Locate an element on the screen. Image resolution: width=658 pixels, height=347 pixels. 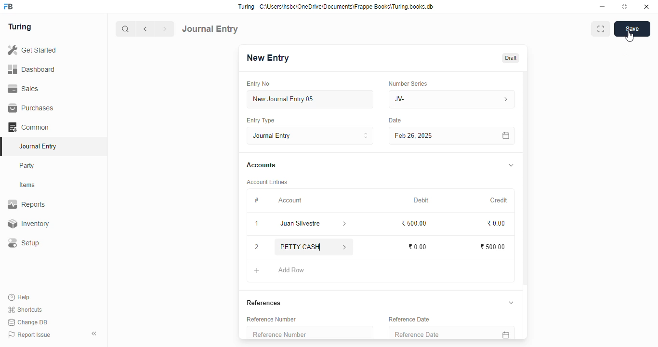
account information is located at coordinates (343, 247).